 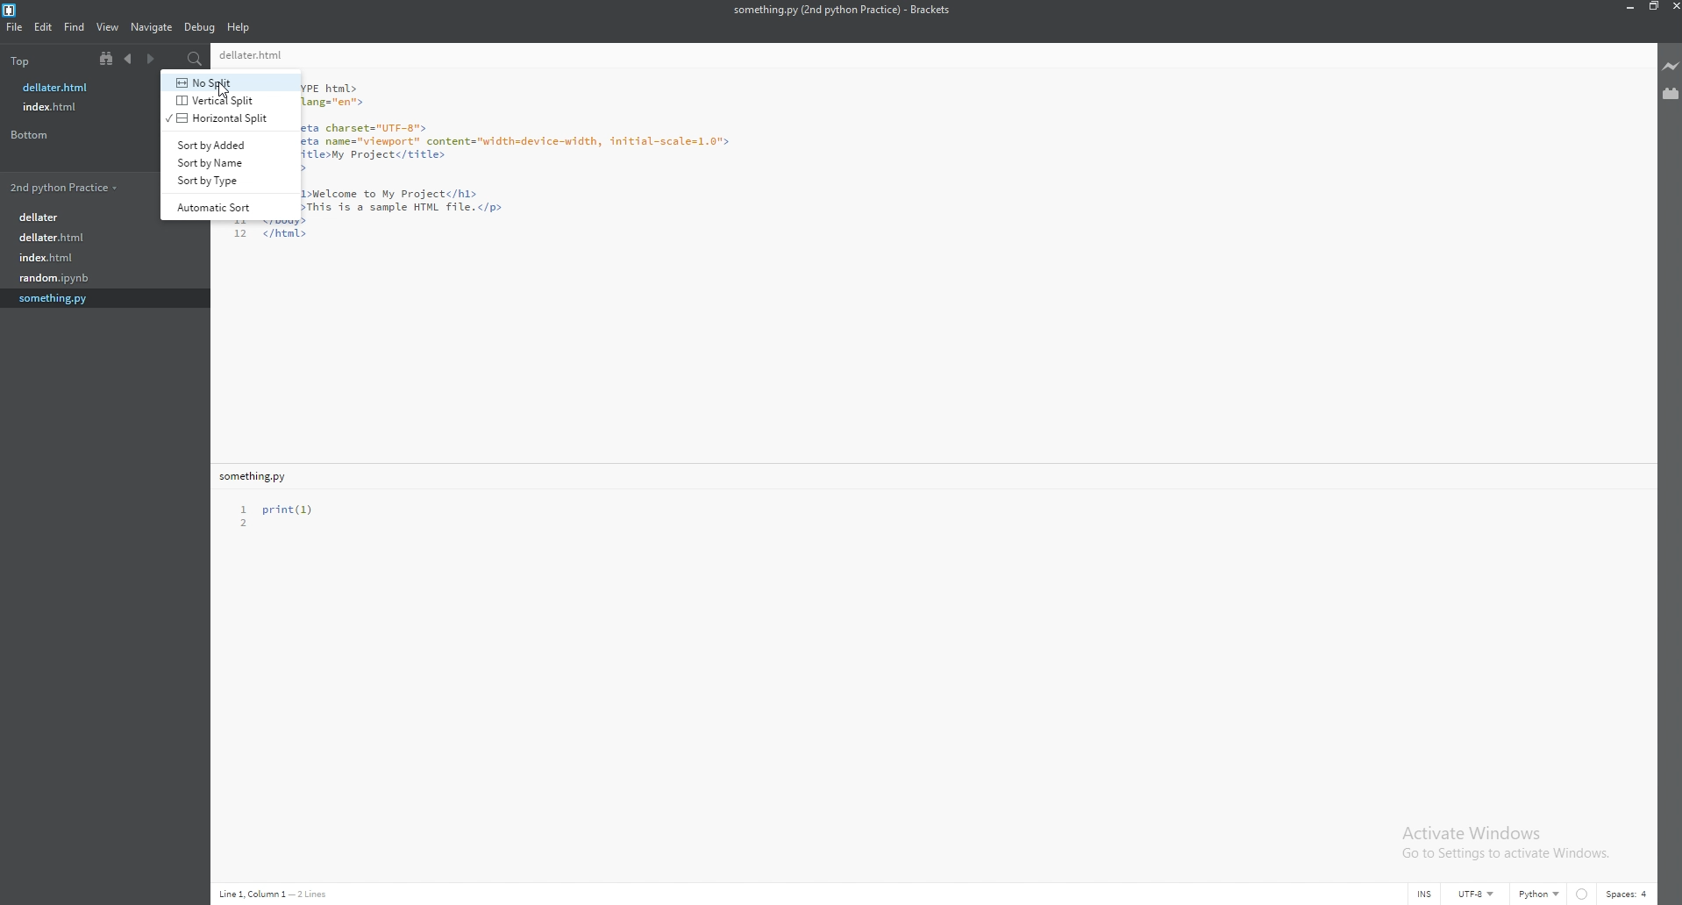 I want to click on horizontal split, so click(x=226, y=119).